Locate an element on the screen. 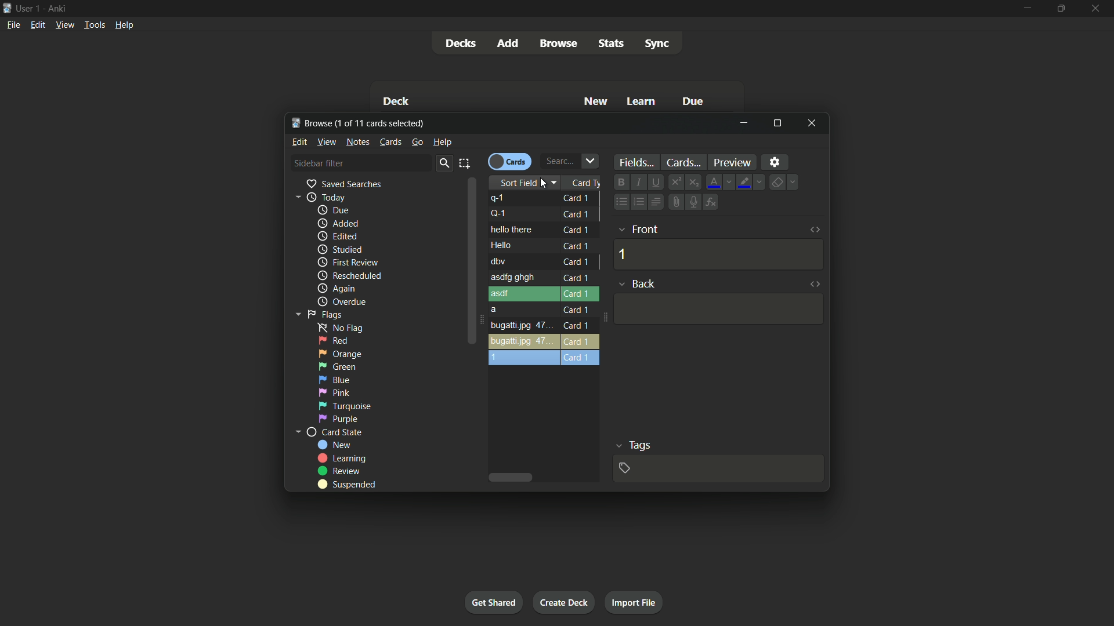  added is located at coordinates (337, 223).